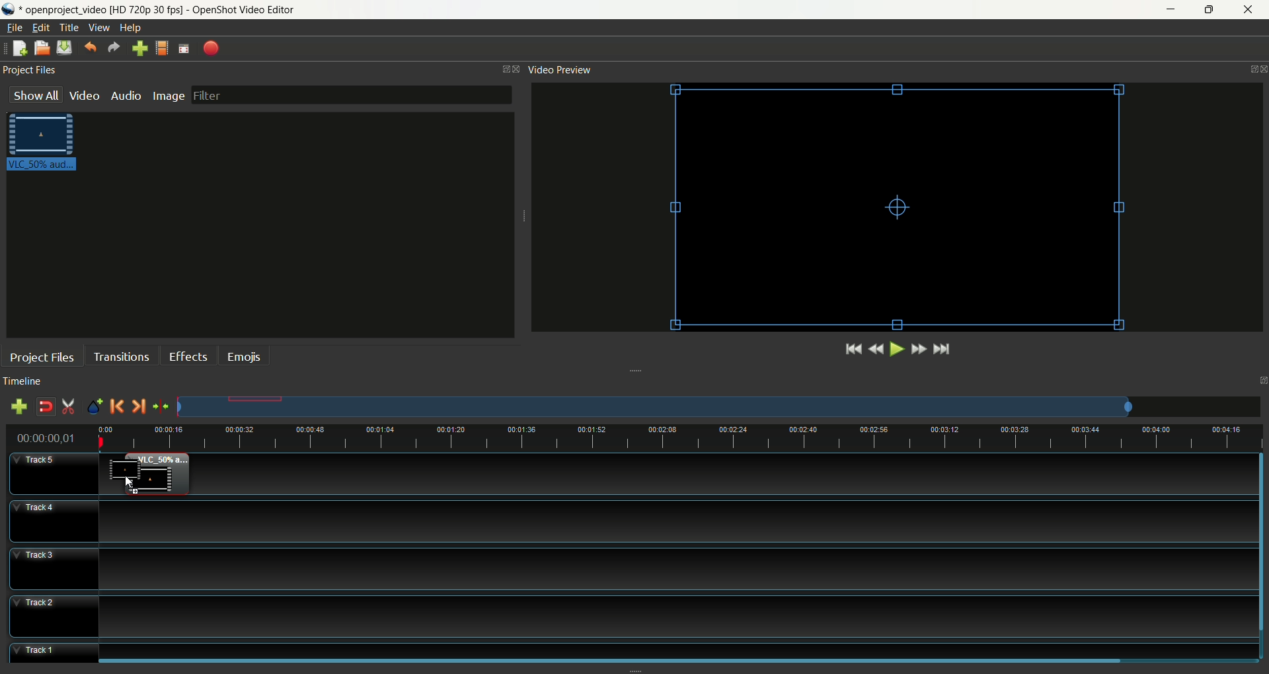 The height and width of the screenshot is (674, 1269). Describe the element at coordinates (633, 521) in the screenshot. I see `track4` at that location.